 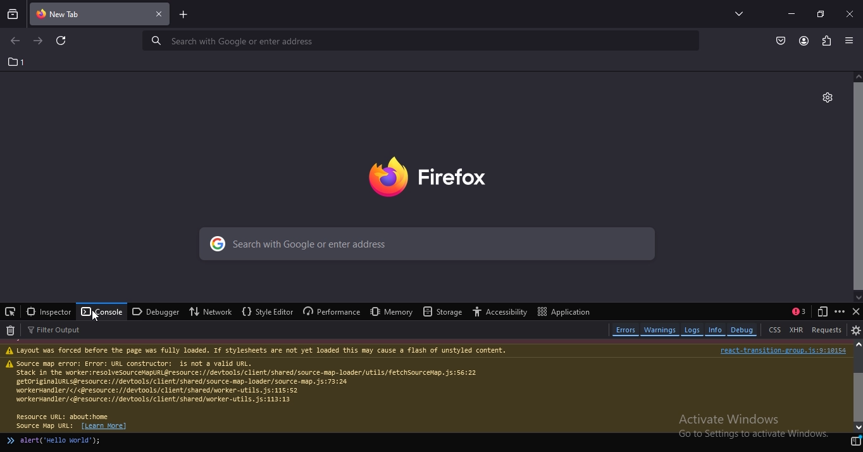 I want to click on customize developer tools and get help, so click(x=840, y=311).